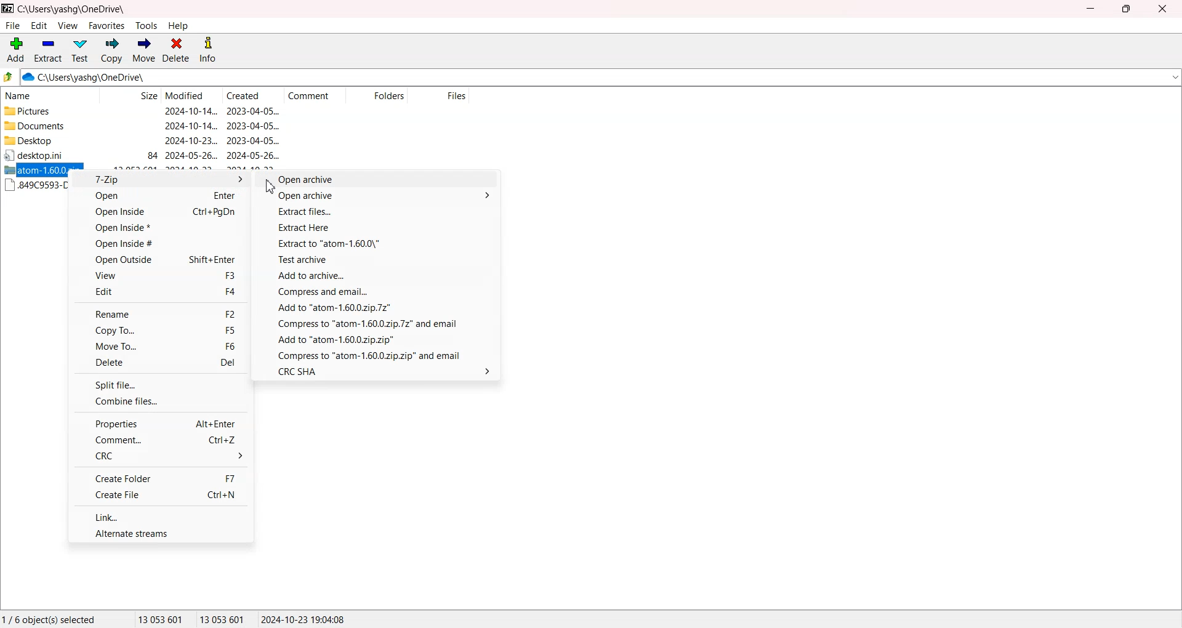  I want to click on Extract Here, so click(379, 228).